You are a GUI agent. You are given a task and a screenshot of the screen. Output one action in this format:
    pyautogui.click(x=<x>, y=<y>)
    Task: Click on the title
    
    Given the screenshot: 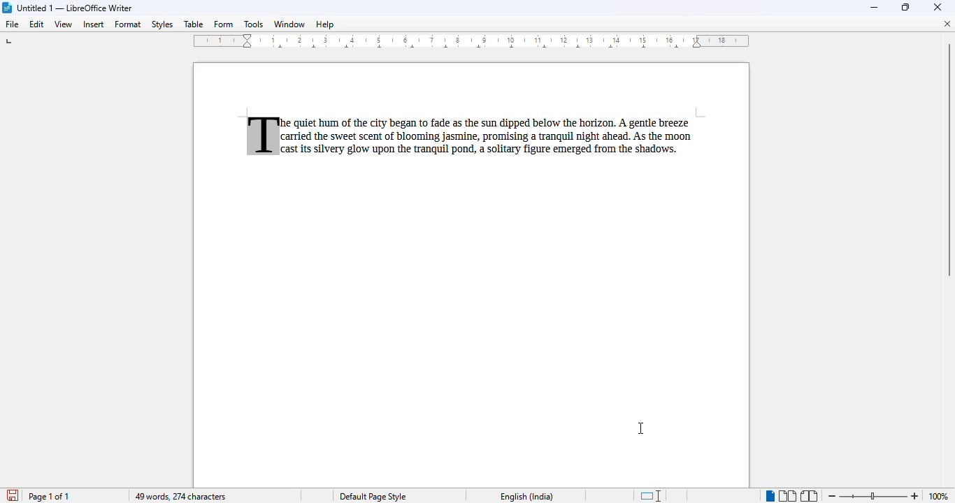 What is the action you would take?
    pyautogui.click(x=75, y=8)
    